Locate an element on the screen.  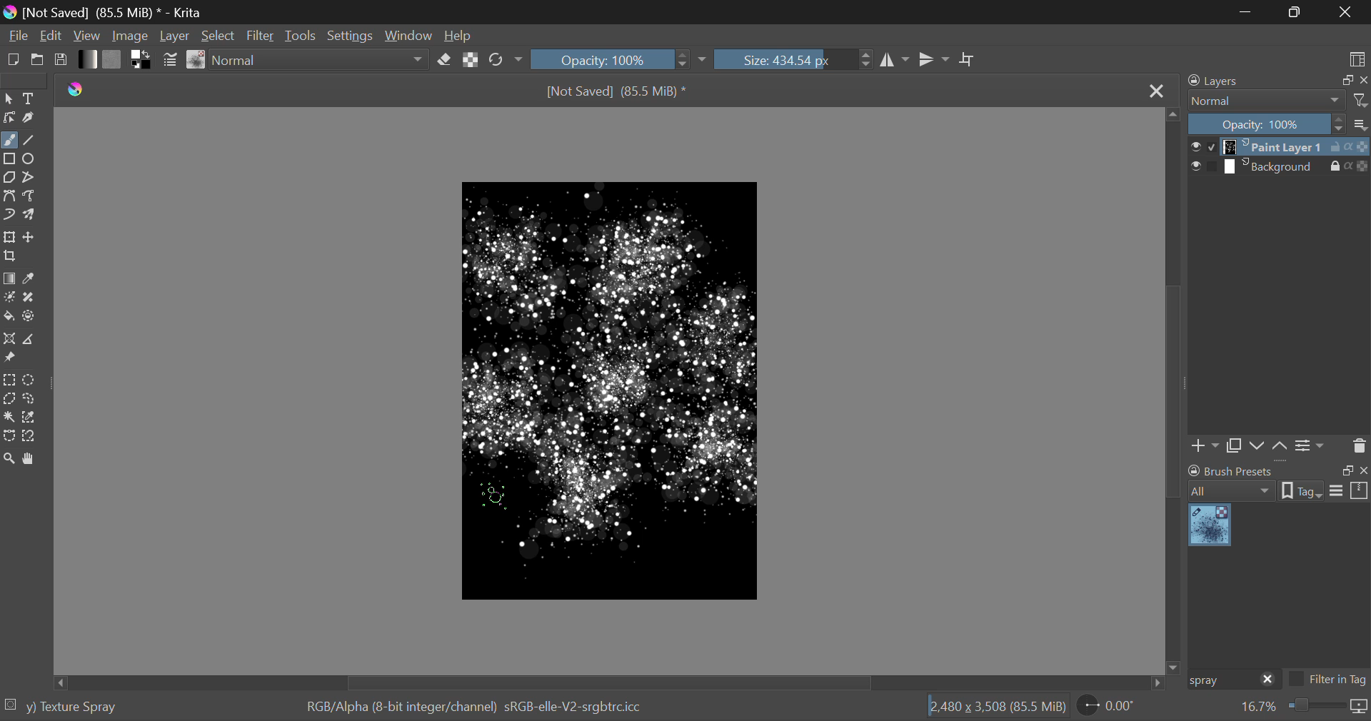
Crop is located at coordinates (969, 60).